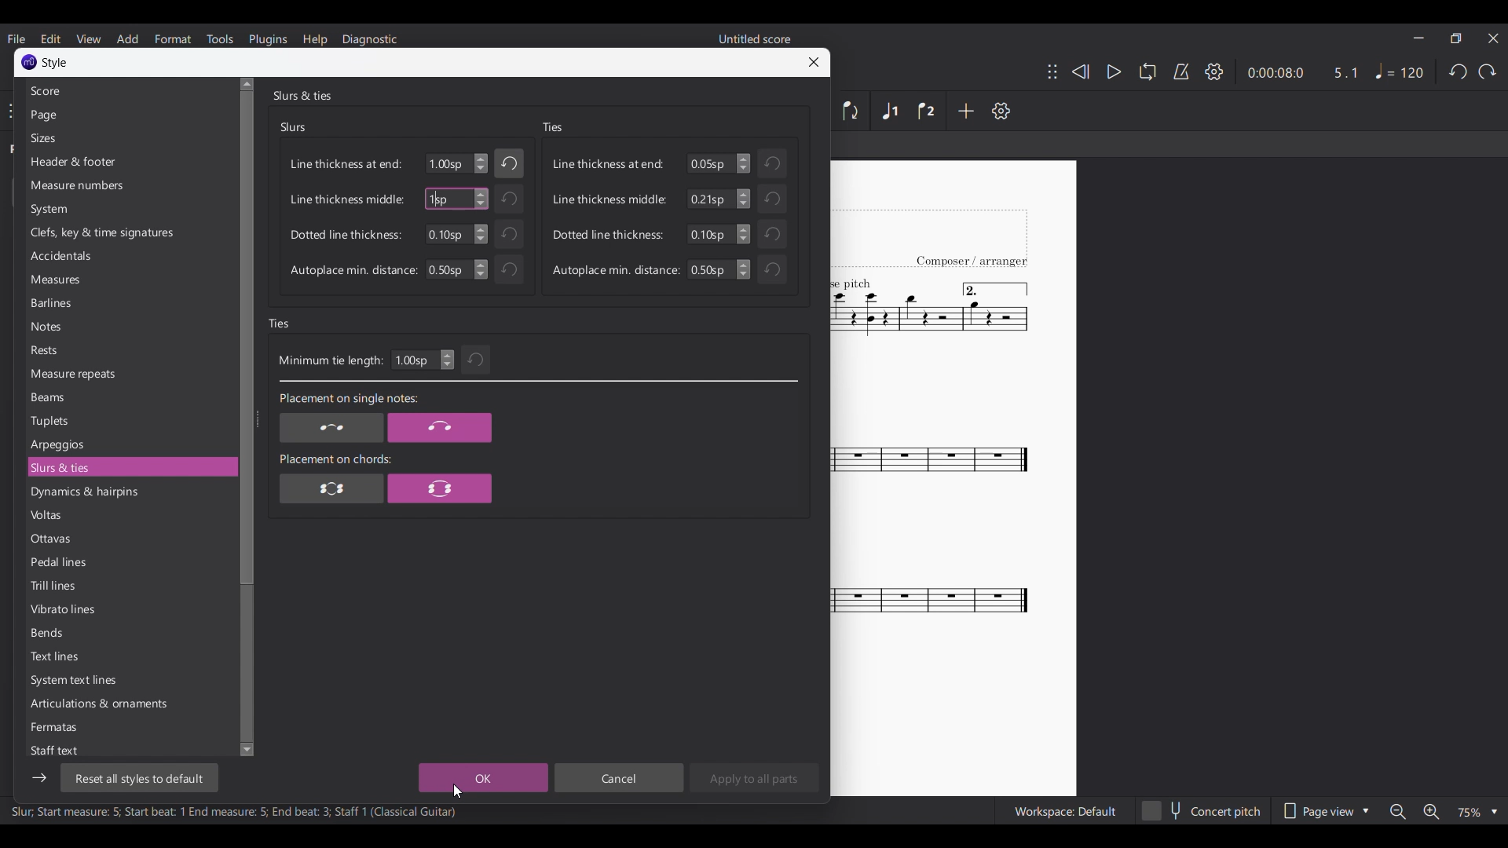  What do you see at coordinates (814, 62) in the screenshot?
I see `Close window` at bounding box center [814, 62].